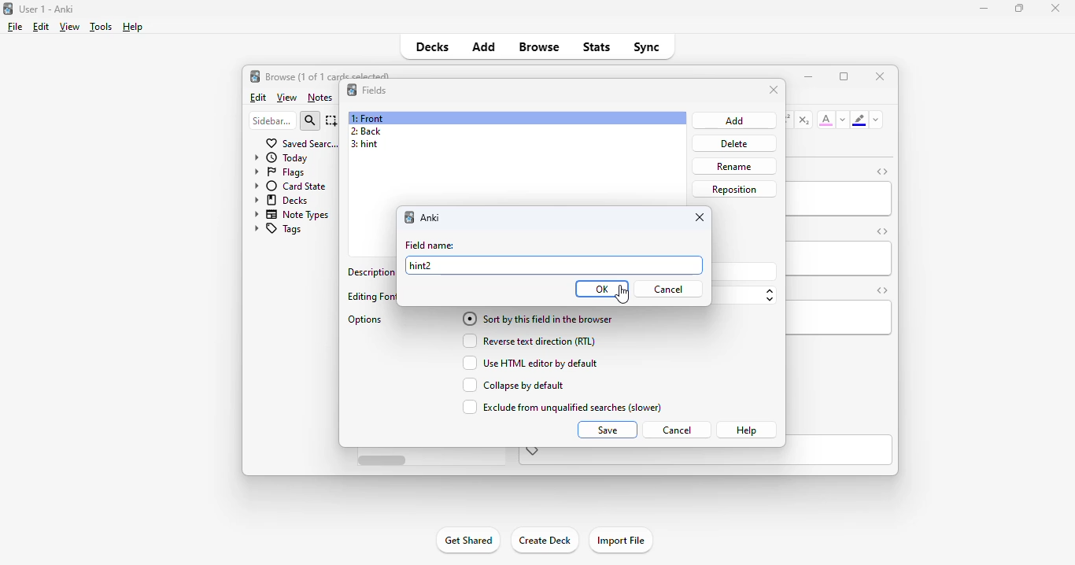 Image resolution: width=1075 pixels, height=565 pixels. I want to click on delete, so click(734, 144).